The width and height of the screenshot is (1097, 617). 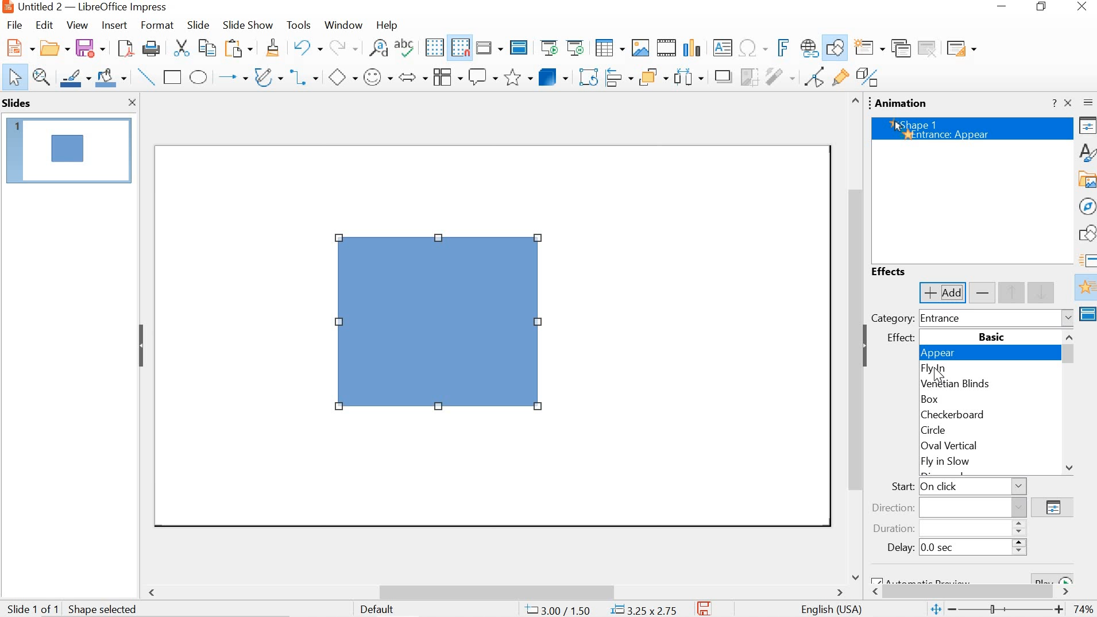 What do you see at coordinates (142, 345) in the screenshot?
I see `hide` at bounding box center [142, 345].